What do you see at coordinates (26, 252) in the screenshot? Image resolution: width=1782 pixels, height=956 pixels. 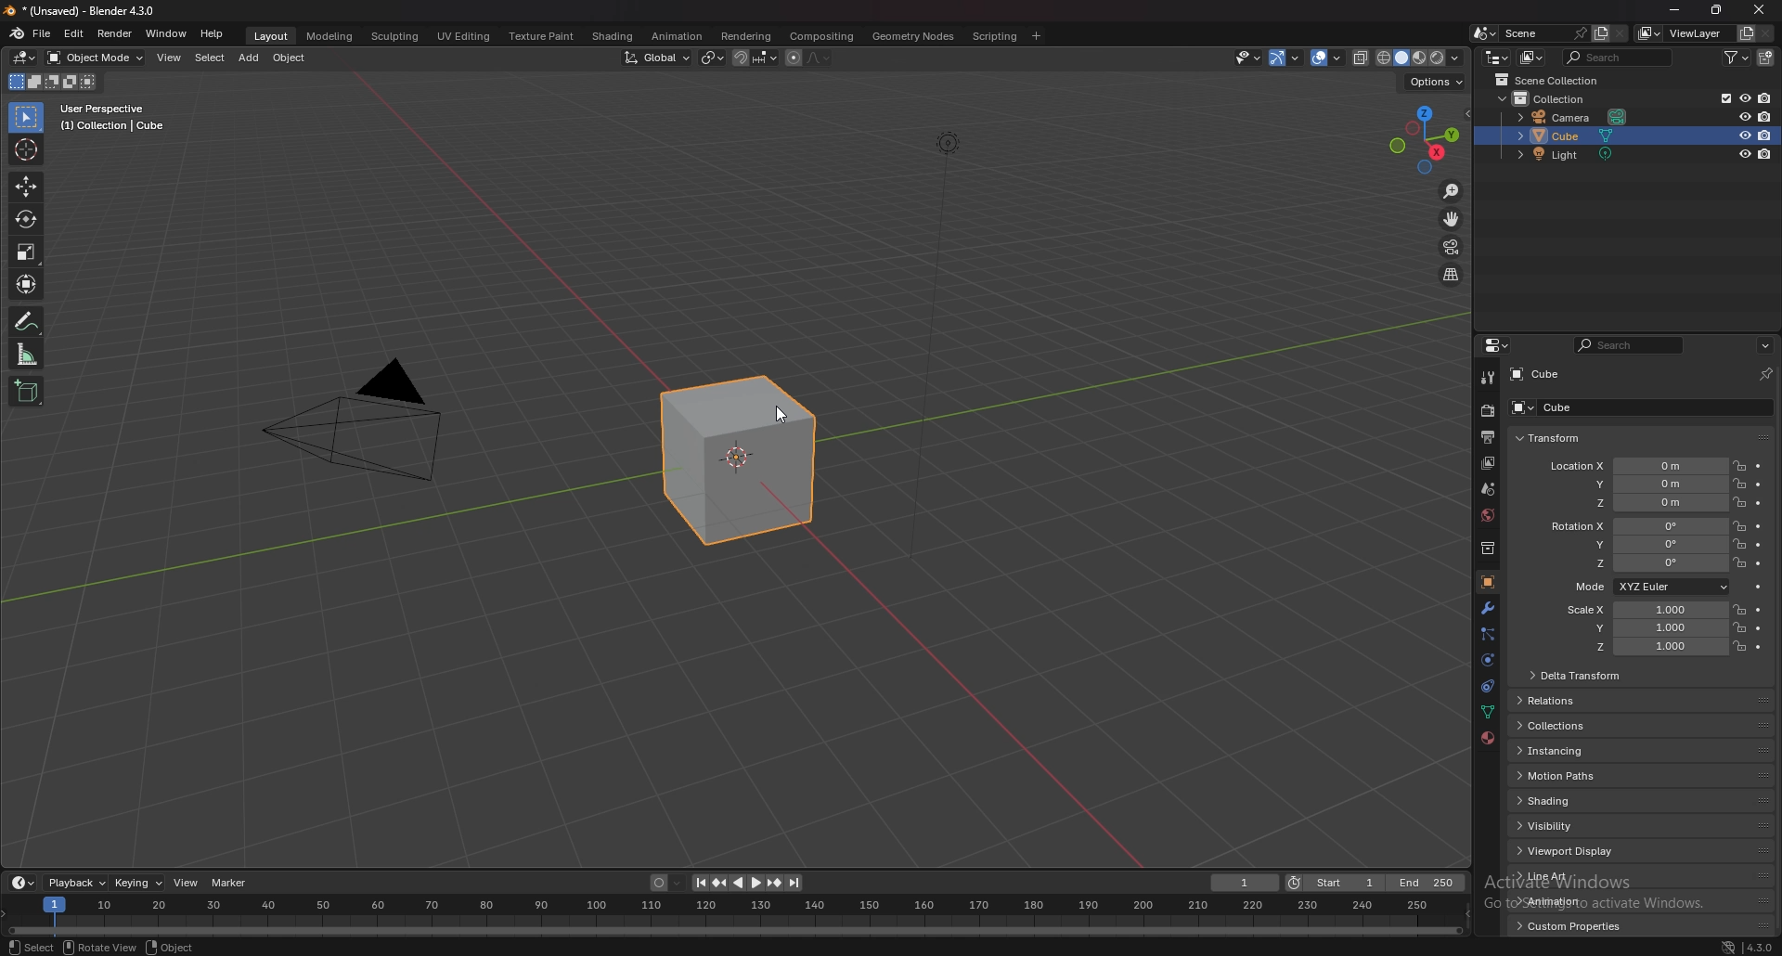 I see `scale` at bounding box center [26, 252].